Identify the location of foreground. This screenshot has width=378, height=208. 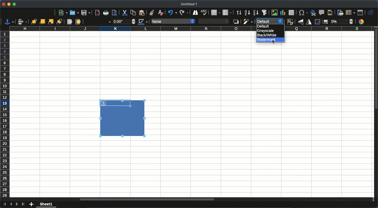
(69, 22).